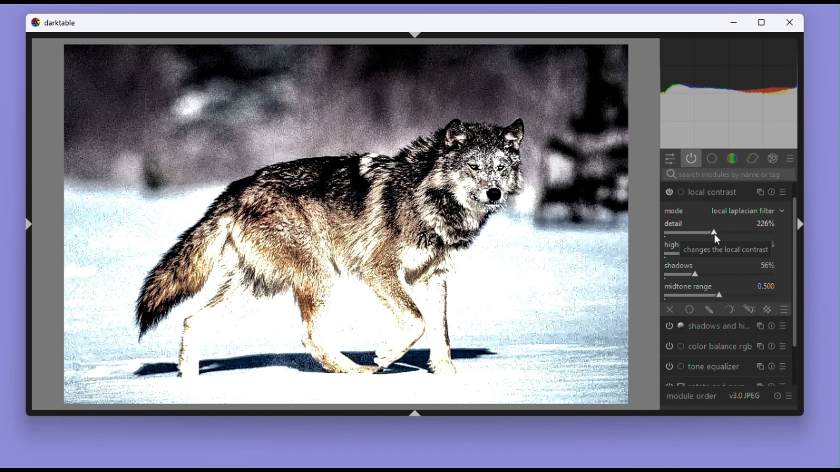 This screenshot has width=840, height=472. What do you see at coordinates (768, 309) in the screenshot?
I see `raster mask` at bounding box center [768, 309].